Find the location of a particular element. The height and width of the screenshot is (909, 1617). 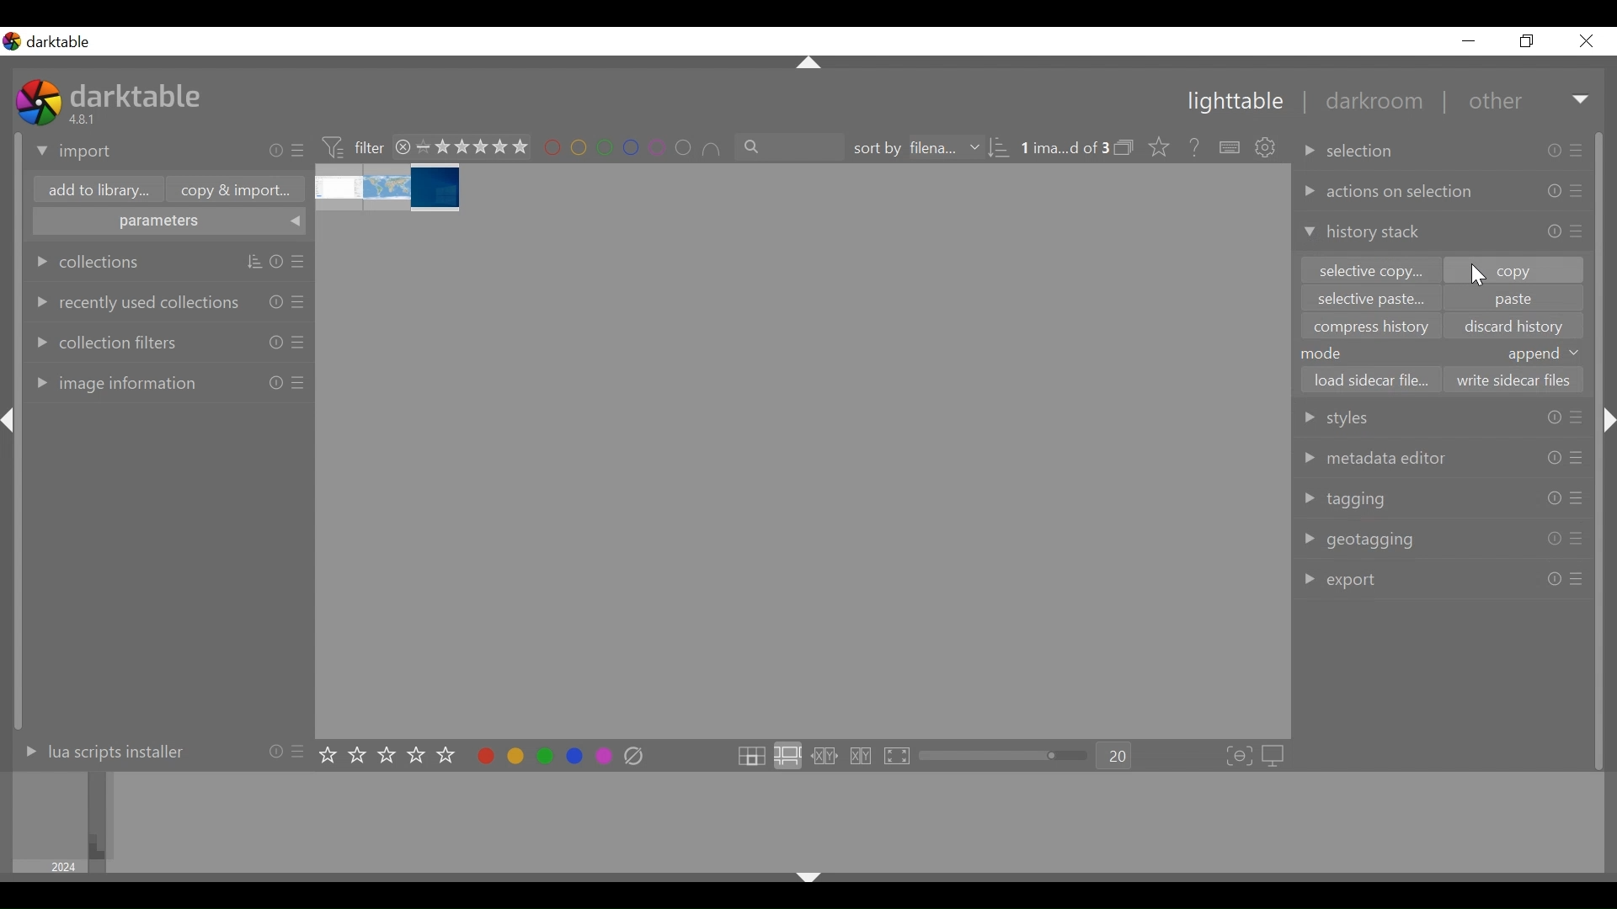

presets is located at coordinates (1577, 579).